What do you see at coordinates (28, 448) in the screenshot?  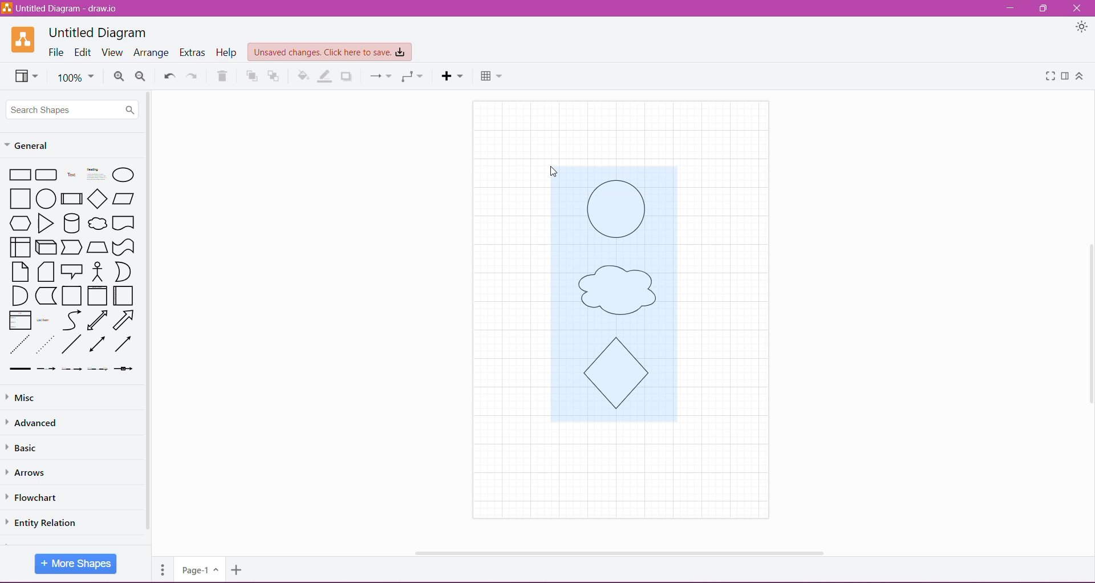 I see `Basic` at bounding box center [28, 448].